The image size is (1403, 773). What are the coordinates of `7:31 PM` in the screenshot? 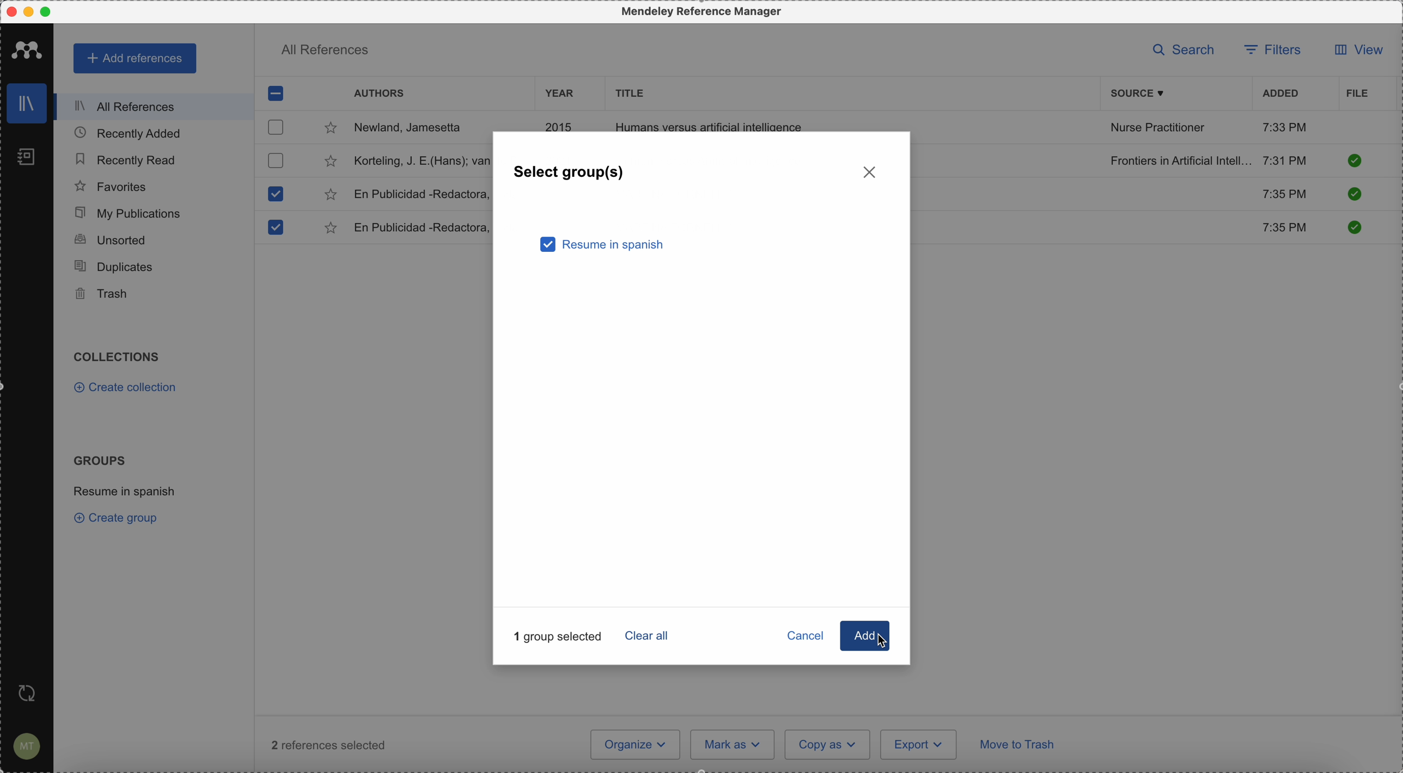 It's located at (1285, 159).